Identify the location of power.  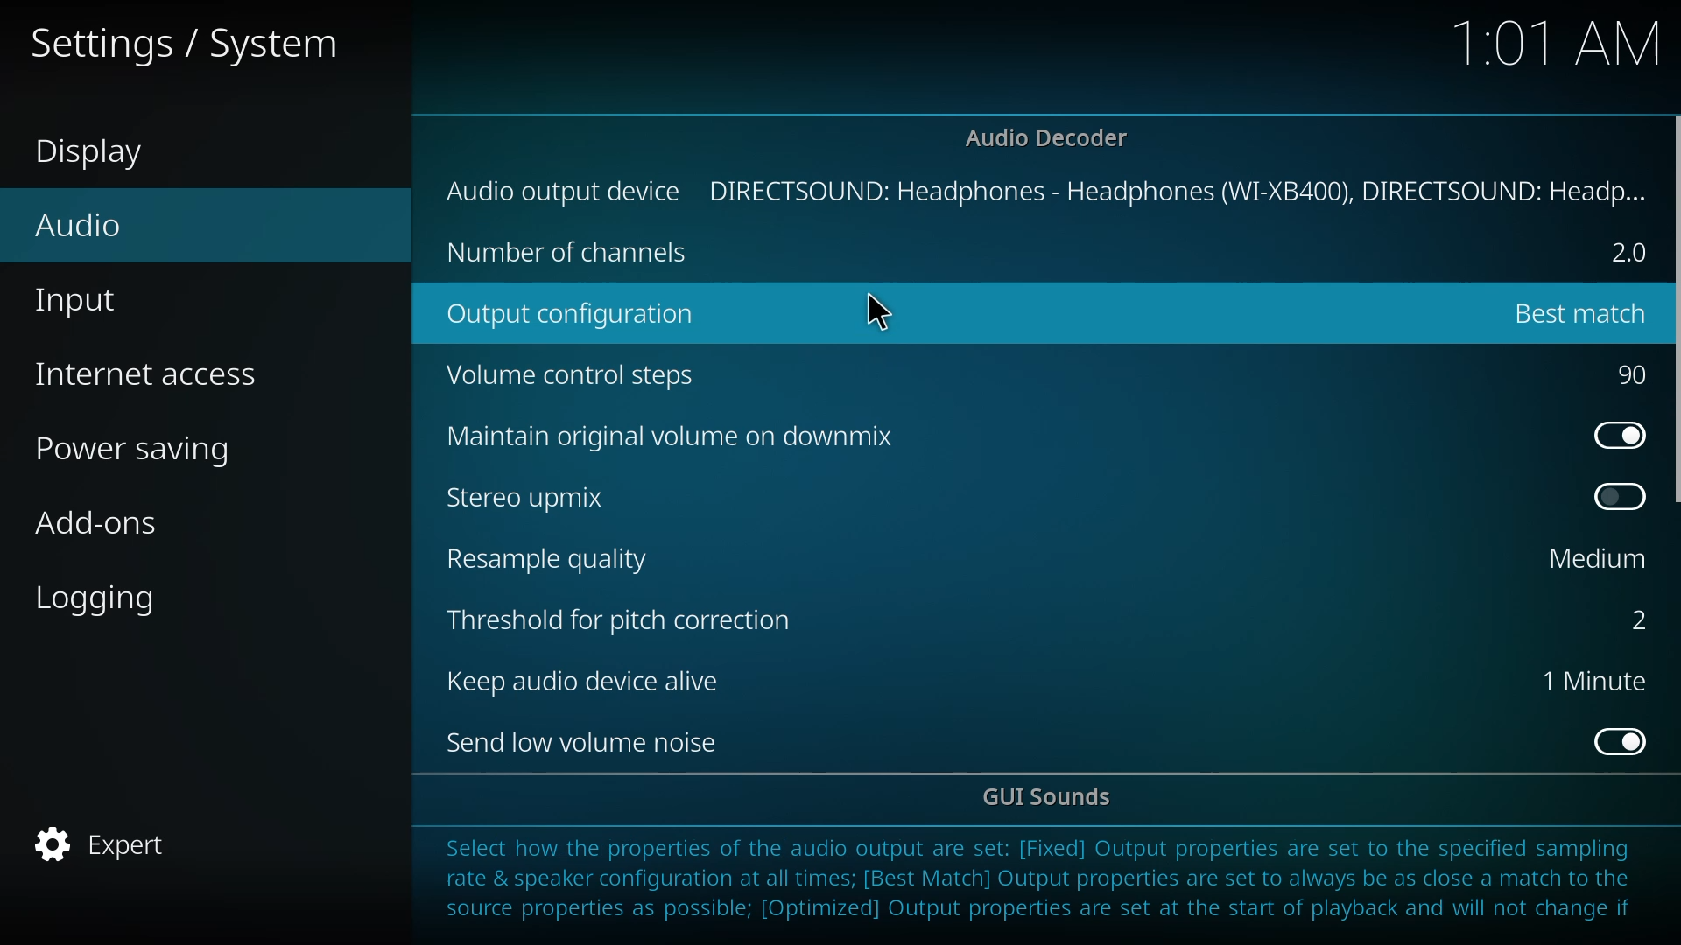
(148, 444).